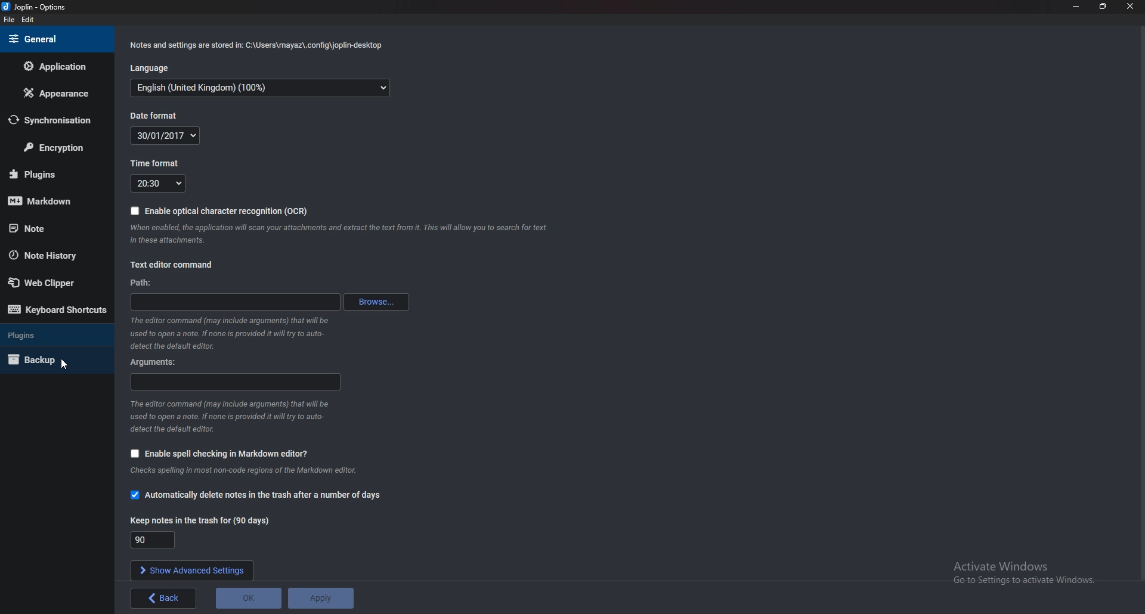  Describe the element at coordinates (220, 453) in the screenshot. I see `Enable spell checking` at that location.